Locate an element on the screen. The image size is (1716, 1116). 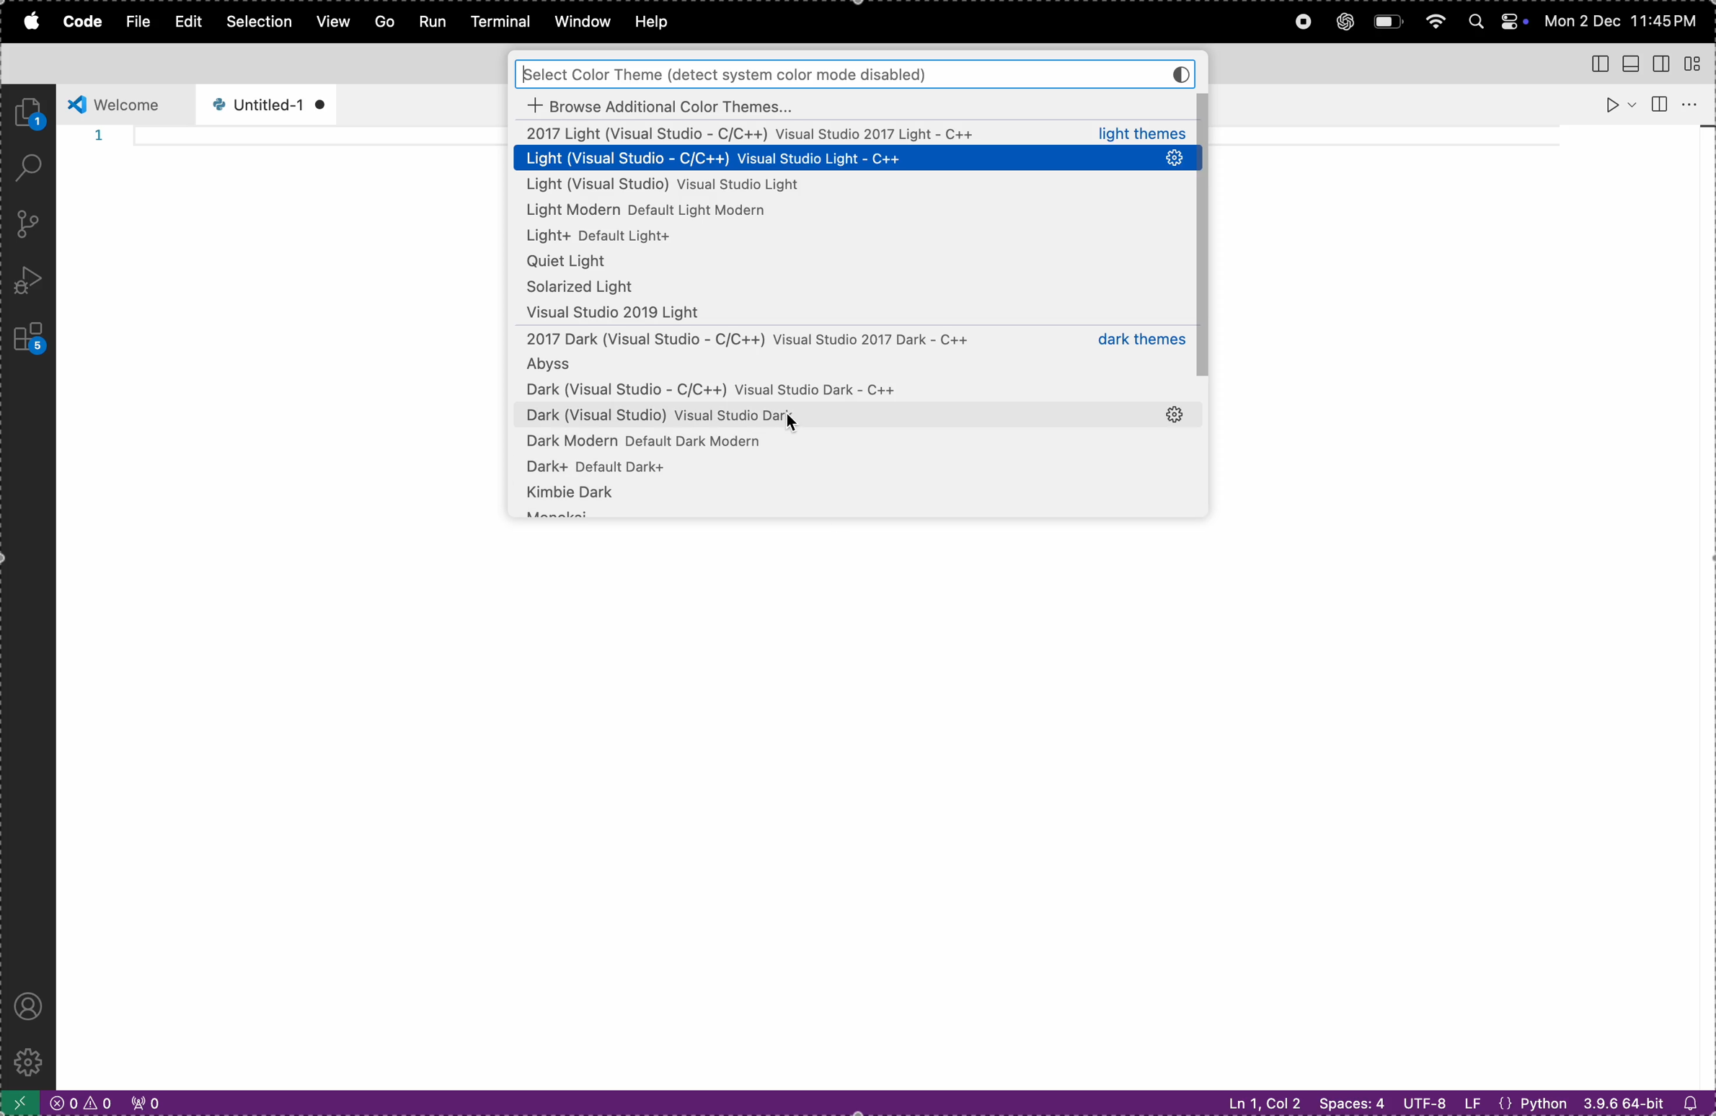
python is located at coordinates (1536, 1102).